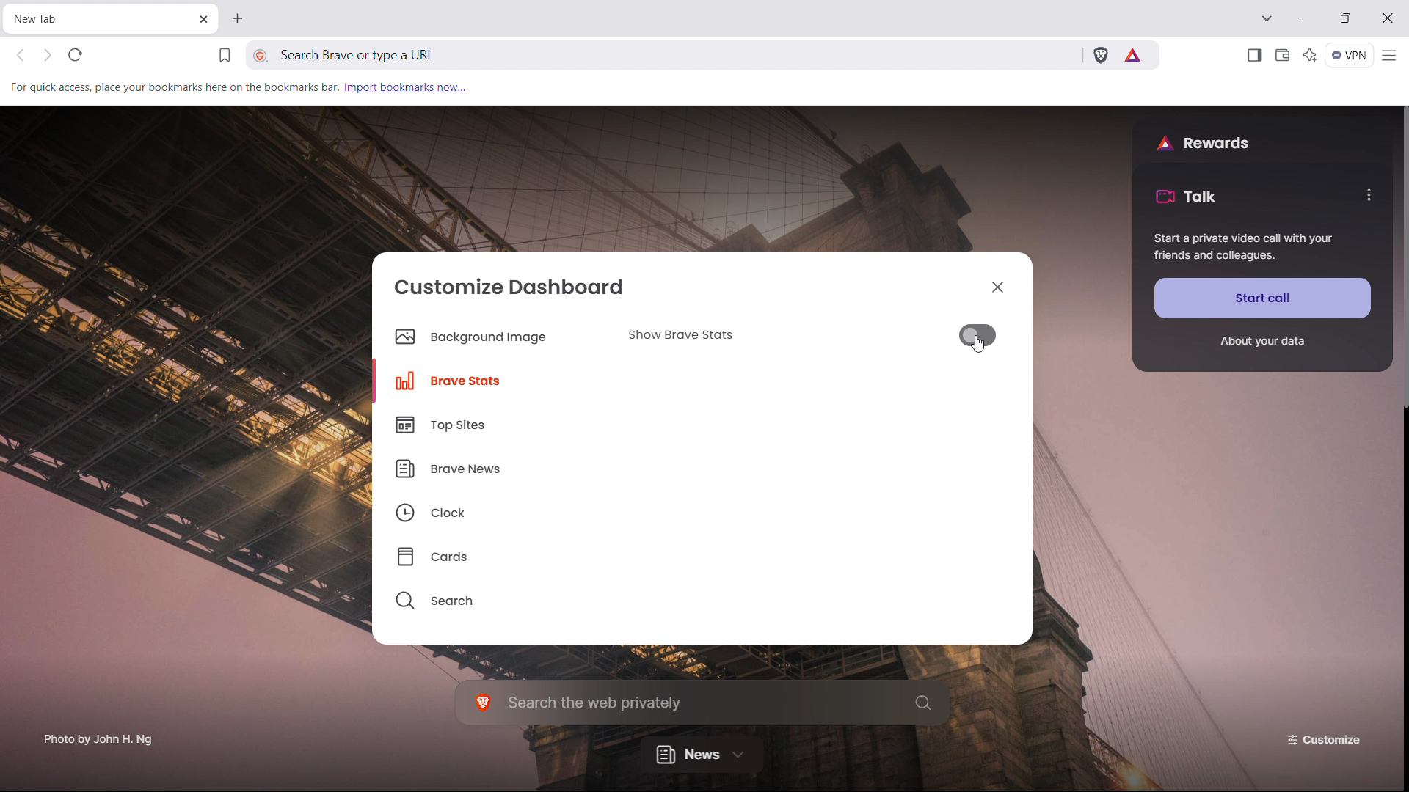 The image size is (1409, 792). What do you see at coordinates (702, 753) in the screenshot?
I see `news` at bounding box center [702, 753].